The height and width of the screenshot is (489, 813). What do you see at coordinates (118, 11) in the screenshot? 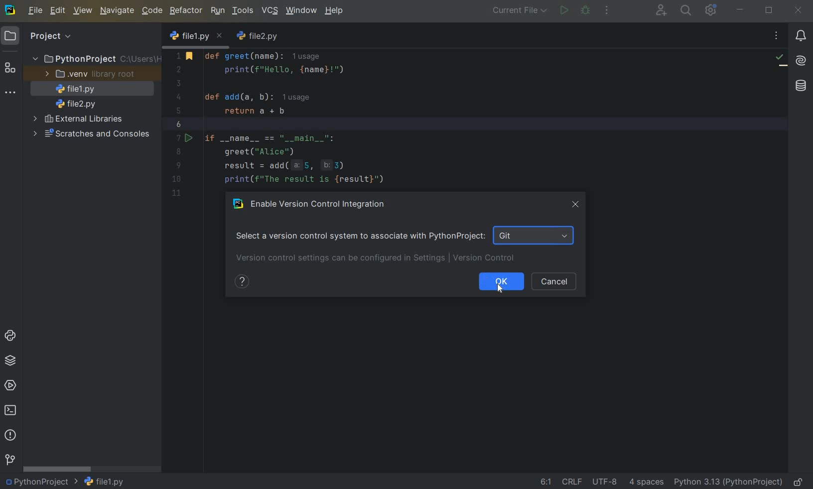
I see `navigate` at bounding box center [118, 11].